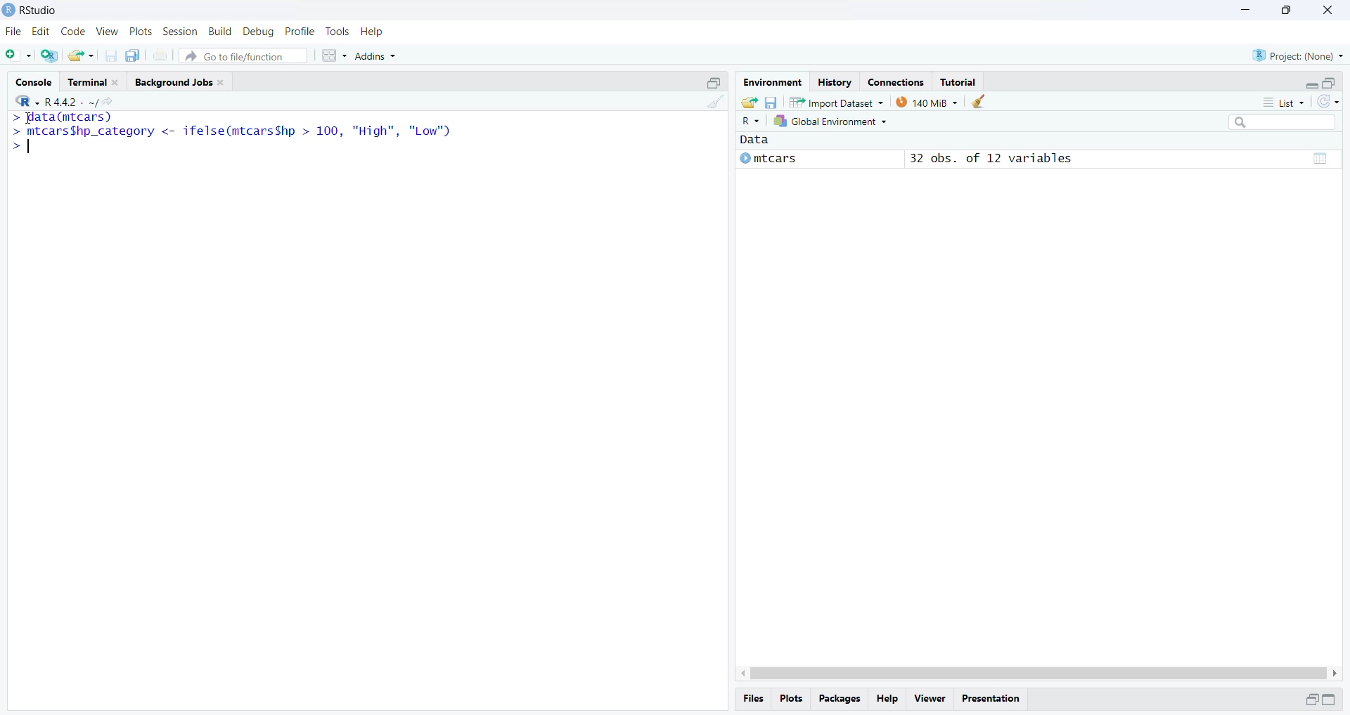 The height and width of the screenshot is (715, 1350). I want to click on File, so click(15, 31).